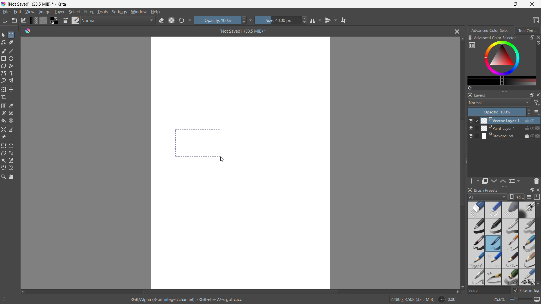 The height and width of the screenshot is (304, 541). I want to click on maximize, so click(515, 4).